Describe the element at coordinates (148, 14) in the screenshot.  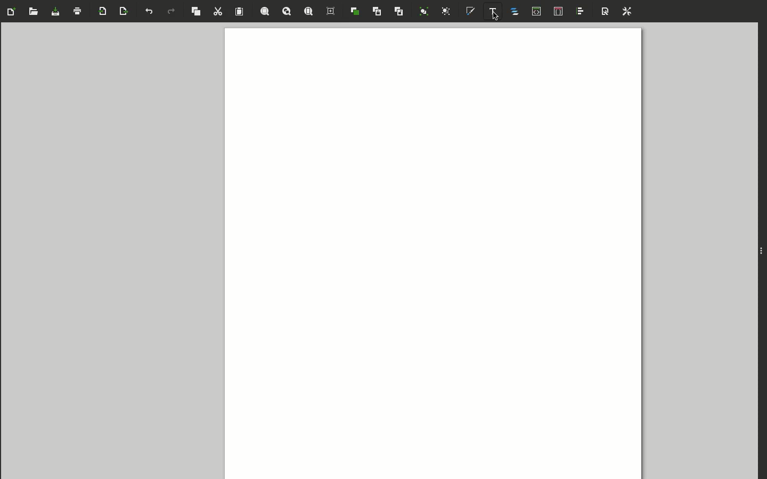
I see `Undo` at that location.